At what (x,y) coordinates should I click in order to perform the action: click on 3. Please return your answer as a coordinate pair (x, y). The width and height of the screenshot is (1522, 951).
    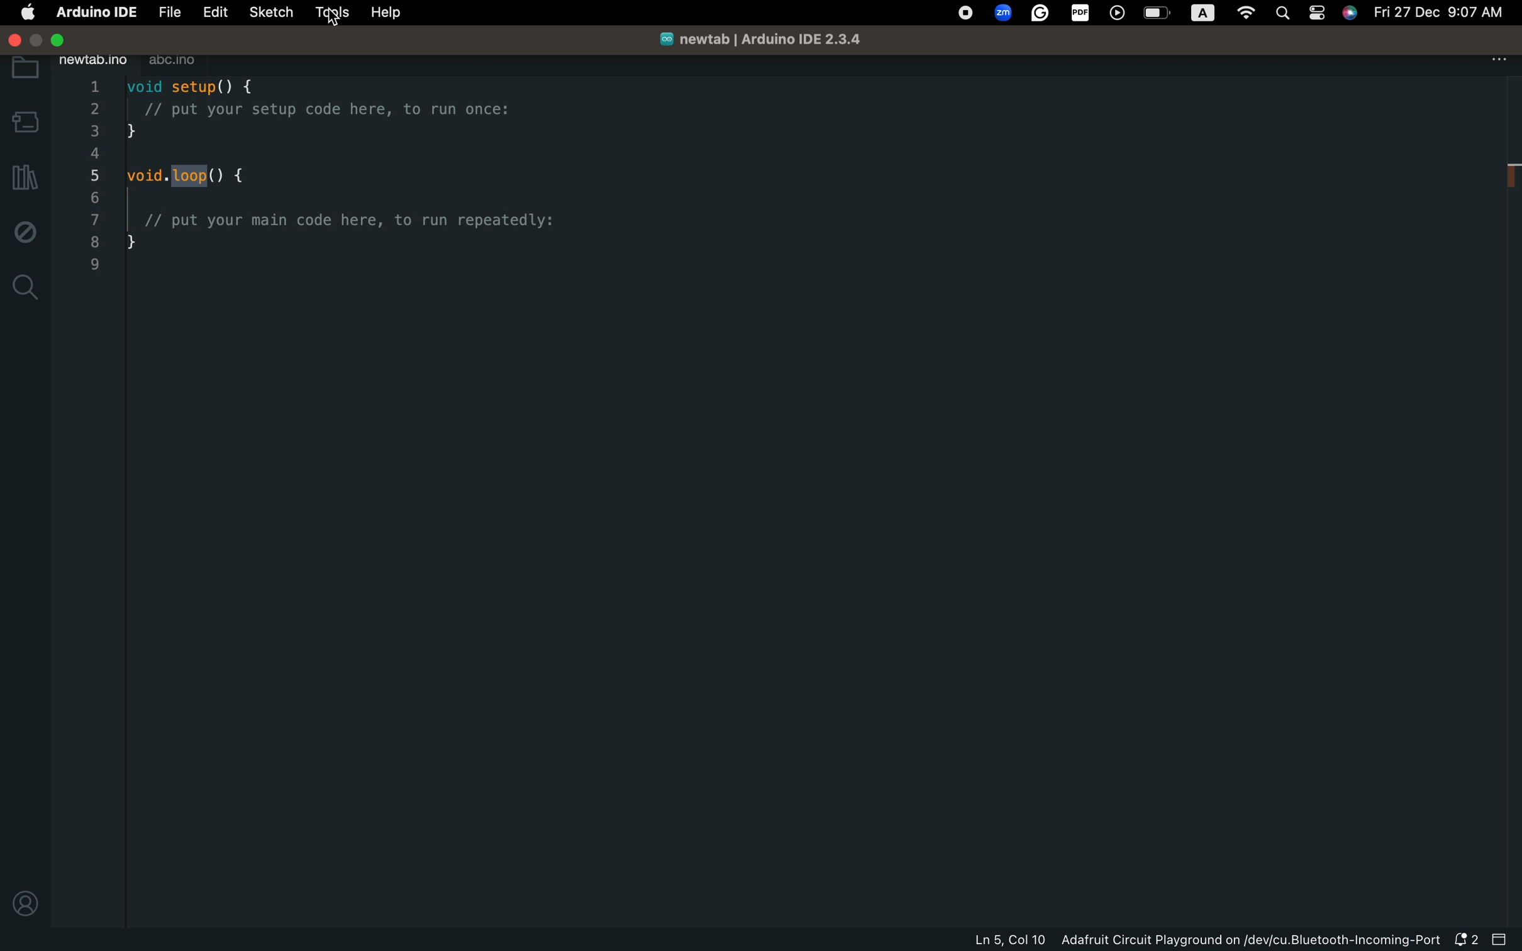
    Looking at the image, I should click on (94, 130).